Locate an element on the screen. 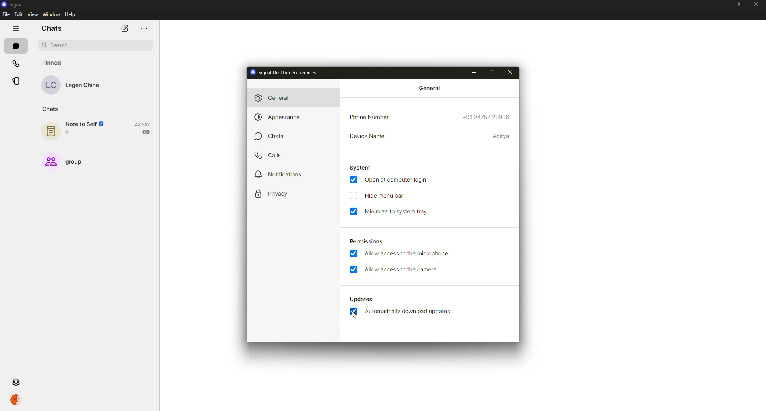 The width and height of the screenshot is (766, 411). chats is located at coordinates (50, 109).